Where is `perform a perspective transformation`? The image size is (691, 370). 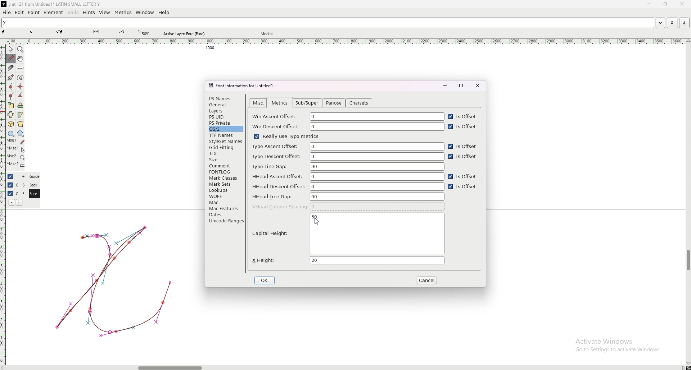
perform a perspective transformation is located at coordinates (21, 124).